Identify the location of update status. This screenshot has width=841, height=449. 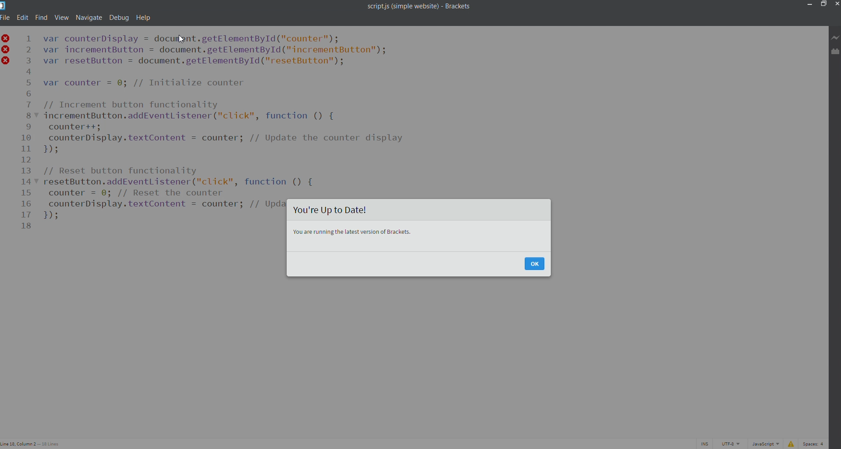
(419, 210).